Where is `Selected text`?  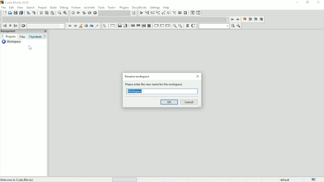 Selected text is located at coordinates (86, 26).